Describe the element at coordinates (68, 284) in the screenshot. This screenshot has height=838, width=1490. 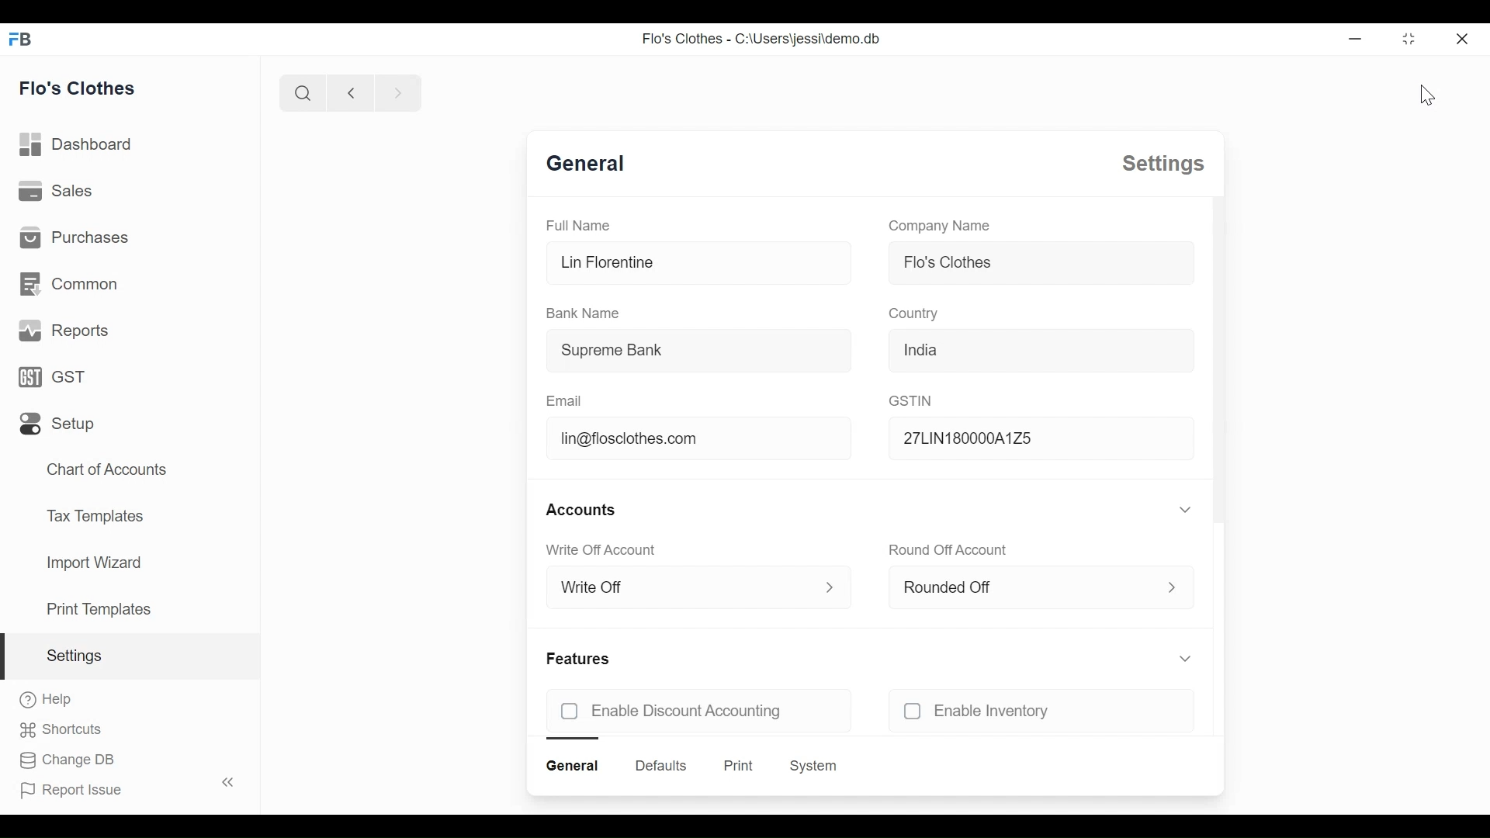
I see `common` at that location.